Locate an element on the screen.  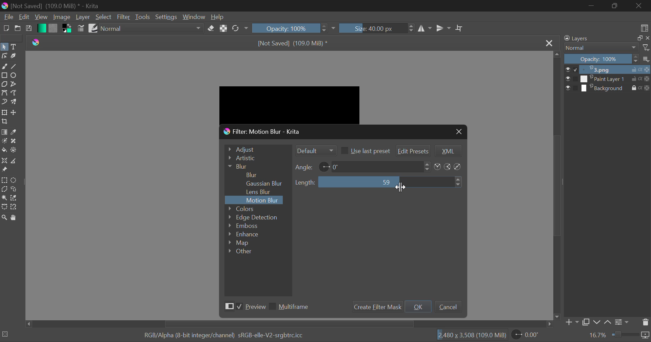
Cancel is located at coordinates (448, 306).